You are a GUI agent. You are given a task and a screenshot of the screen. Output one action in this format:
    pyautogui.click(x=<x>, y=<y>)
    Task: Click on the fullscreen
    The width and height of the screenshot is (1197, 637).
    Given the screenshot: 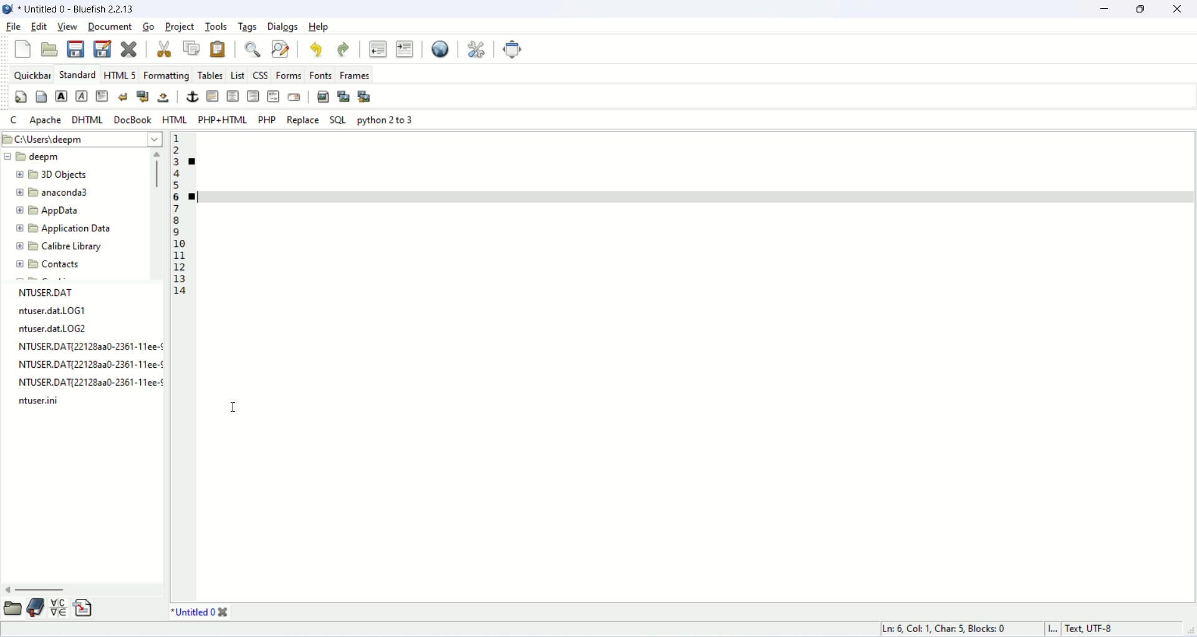 What is the action you would take?
    pyautogui.click(x=511, y=49)
    